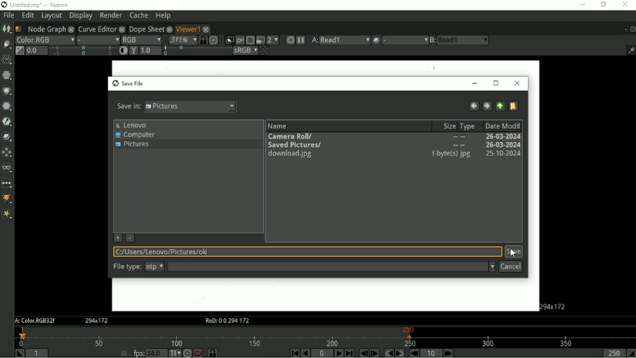 Image resolution: width=636 pixels, height=358 pixels. What do you see at coordinates (8, 76) in the screenshot?
I see `Channel` at bounding box center [8, 76].